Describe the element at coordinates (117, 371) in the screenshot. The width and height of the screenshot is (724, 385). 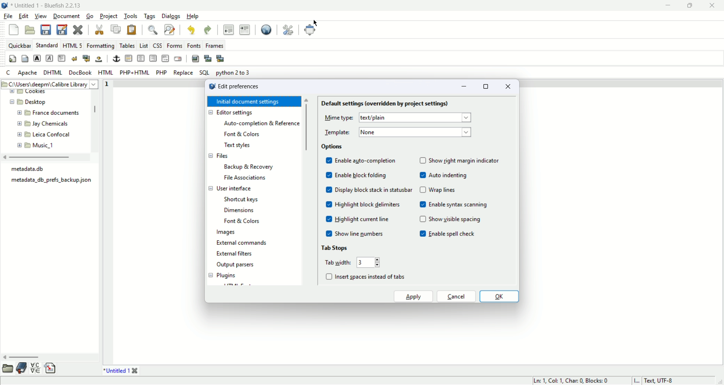
I see `*Untitled 1` at that location.